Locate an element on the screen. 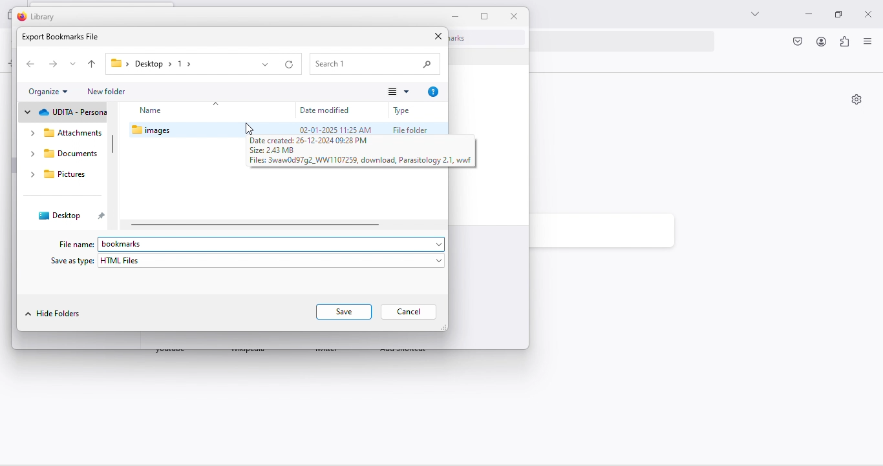  Library is located at coordinates (37, 17).